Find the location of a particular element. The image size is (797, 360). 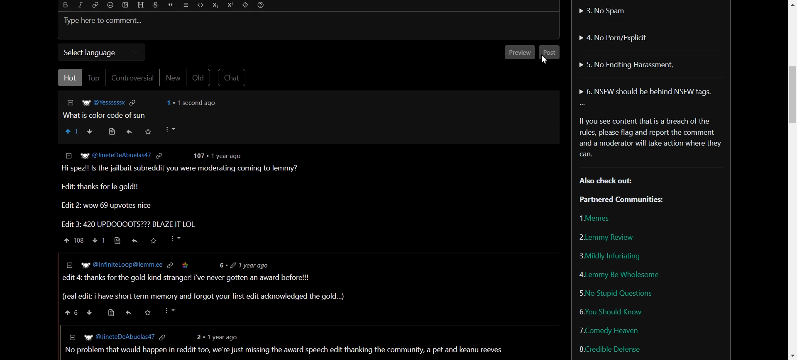

Bold is located at coordinates (66, 5).